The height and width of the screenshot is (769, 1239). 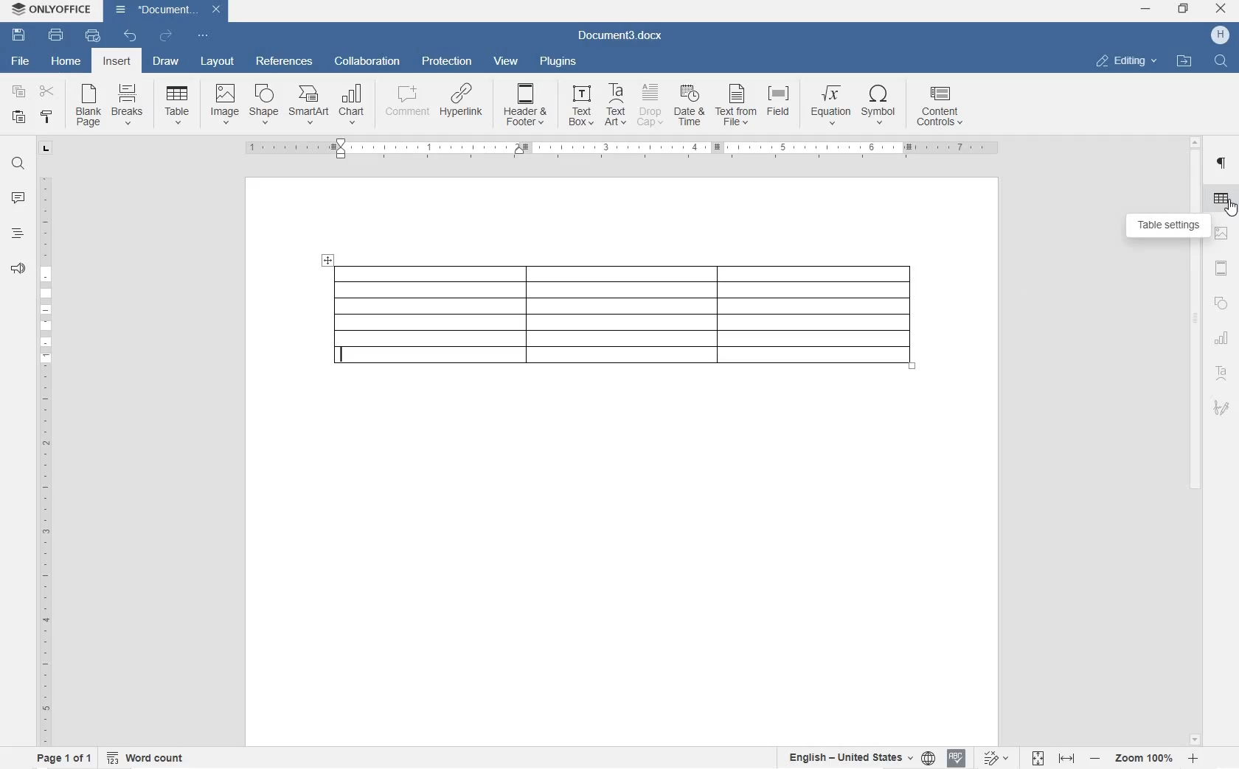 I want to click on EQUATION, so click(x=830, y=108).